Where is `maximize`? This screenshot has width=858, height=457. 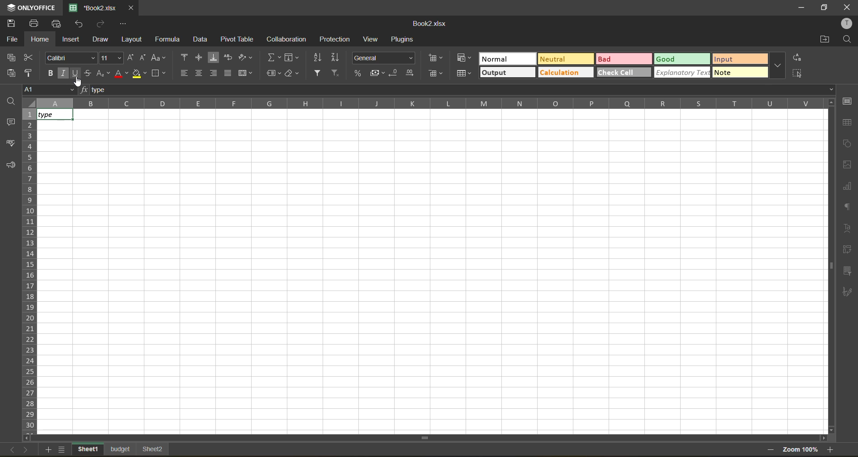 maximize is located at coordinates (823, 8).